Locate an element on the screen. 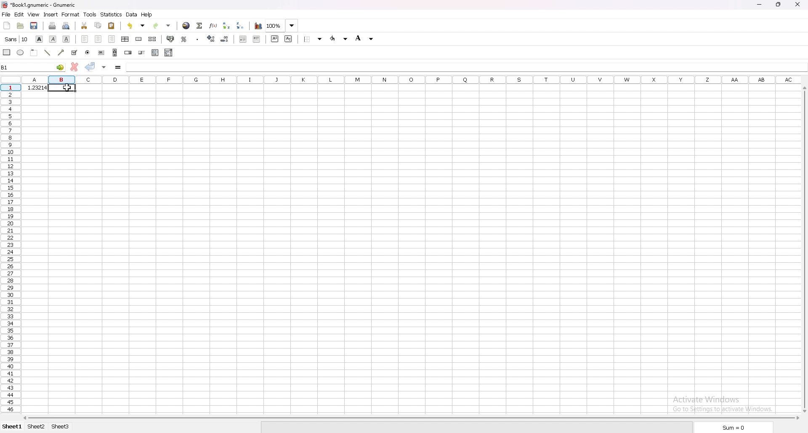  left align is located at coordinates (85, 39).